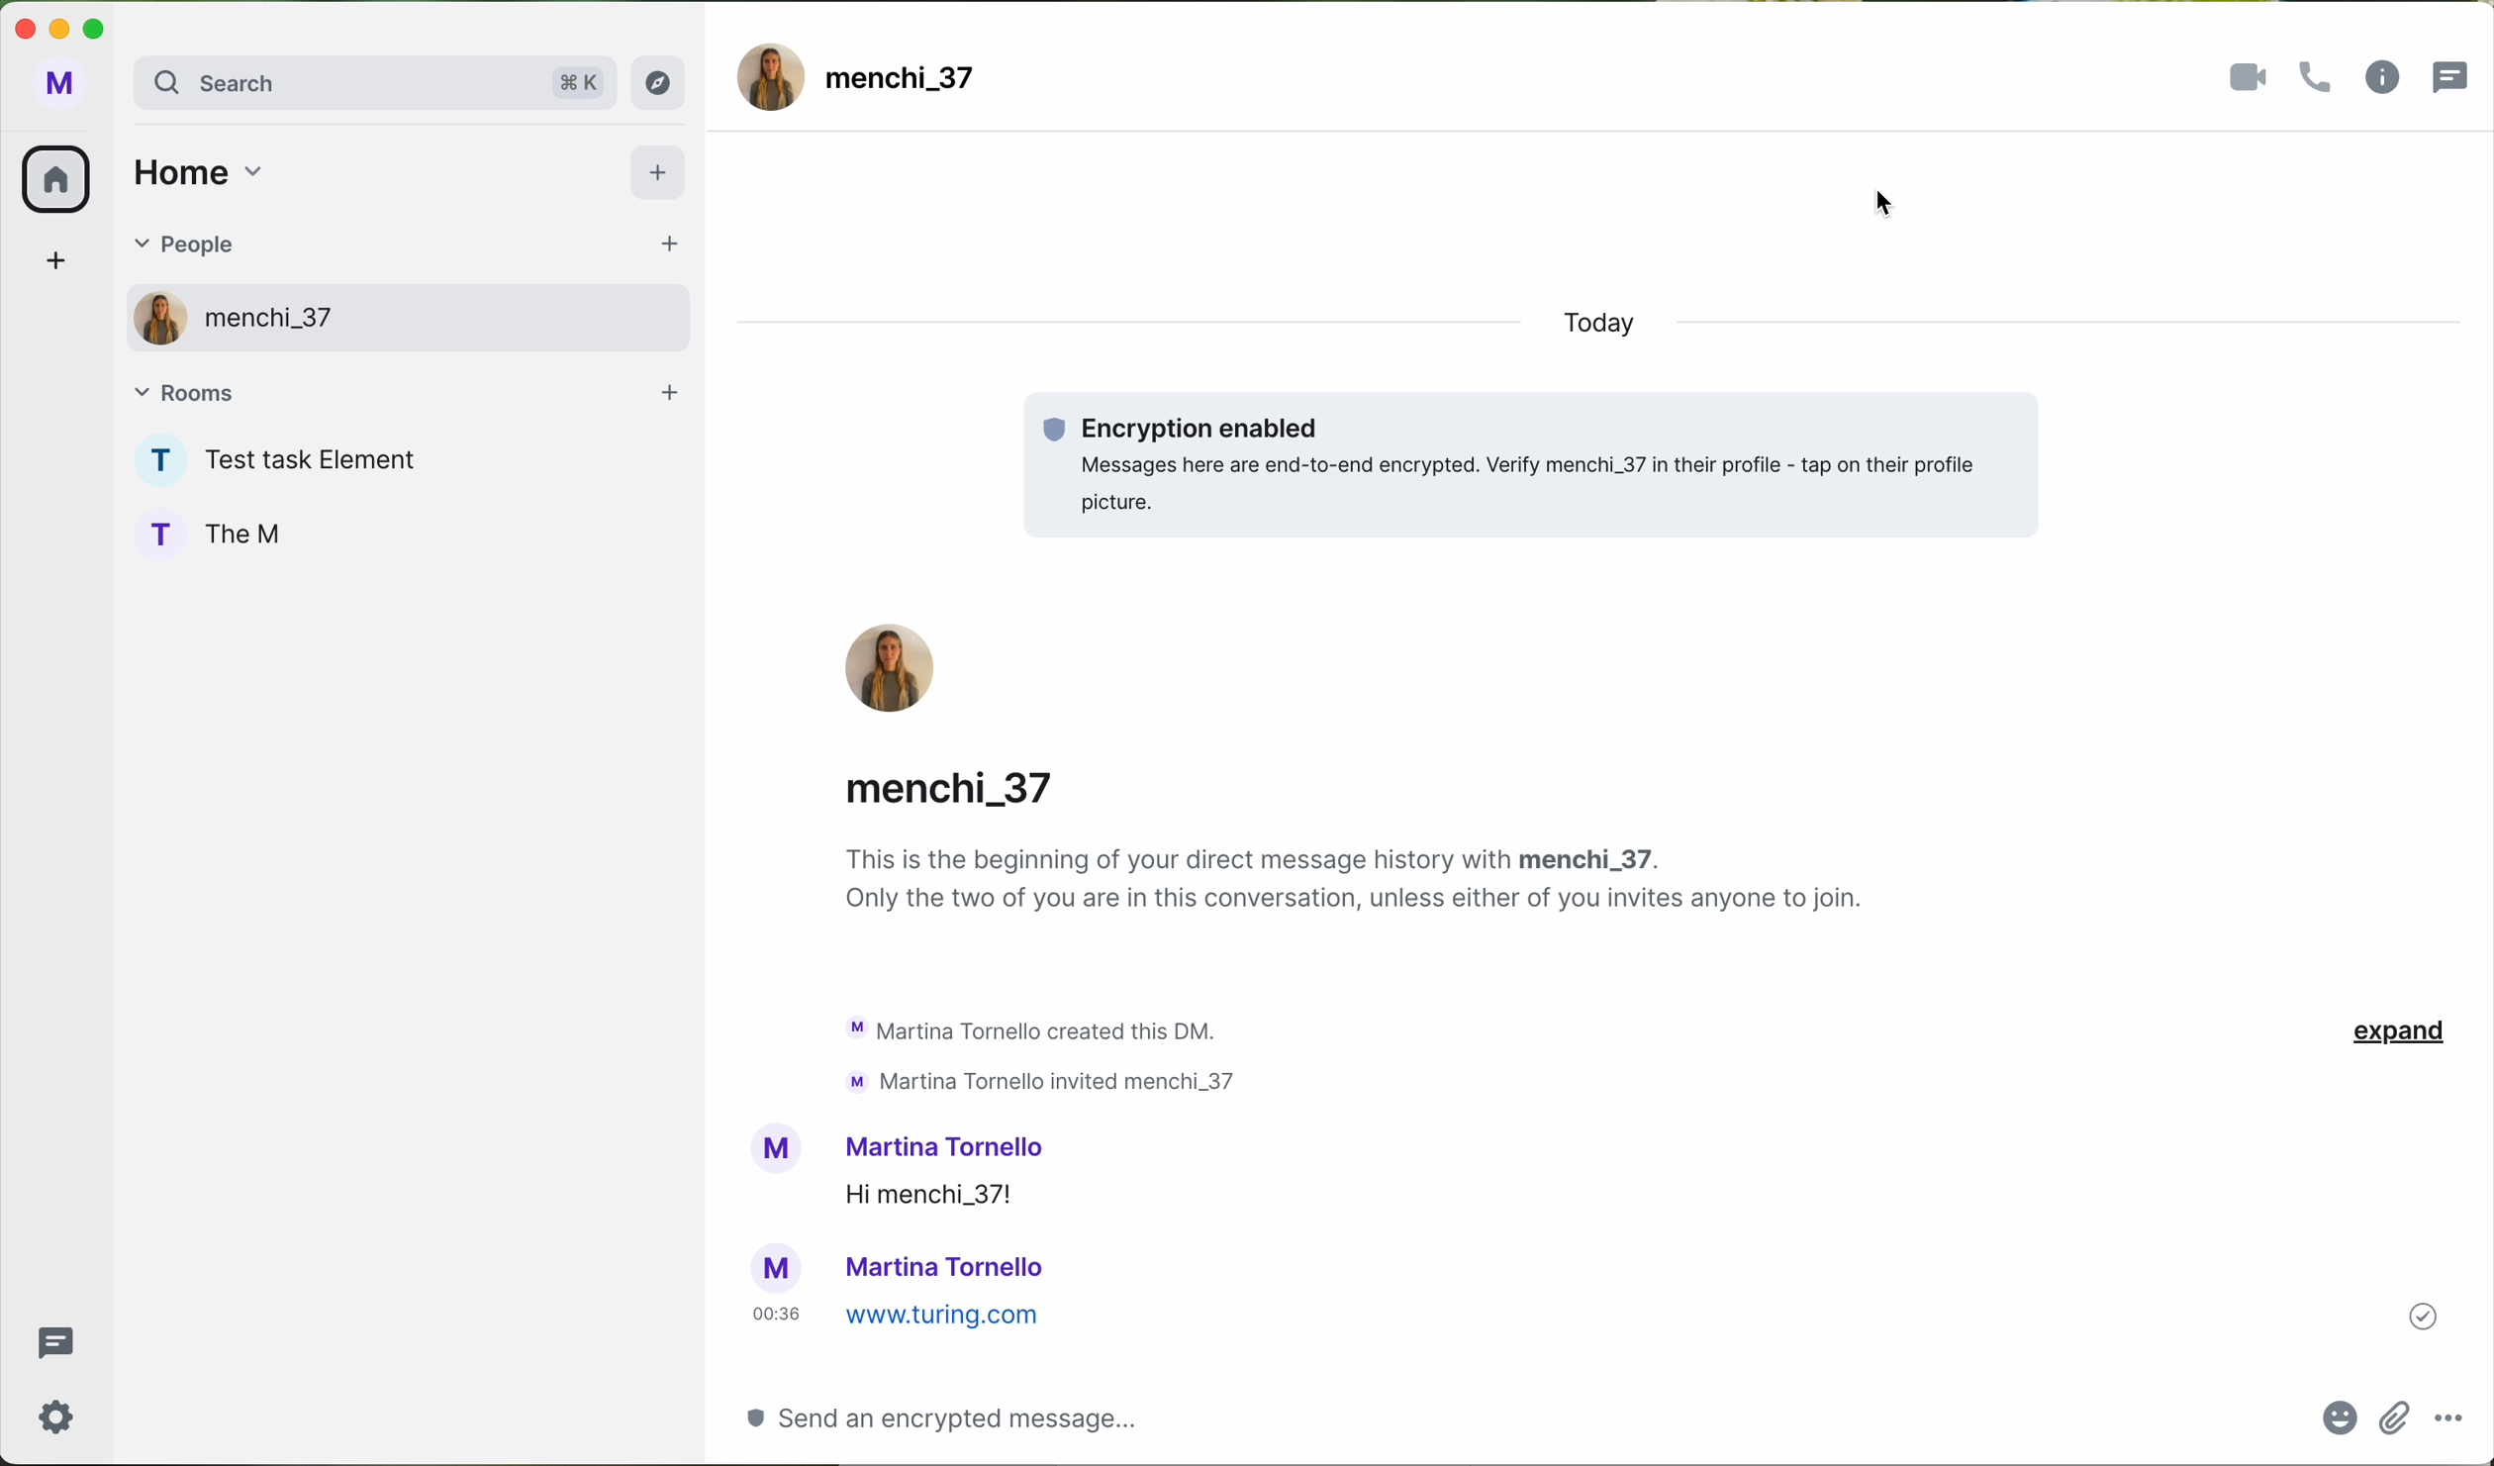  Describe the element at coordinates (771, 76) in the screenshot. I see `profile image` at that location.